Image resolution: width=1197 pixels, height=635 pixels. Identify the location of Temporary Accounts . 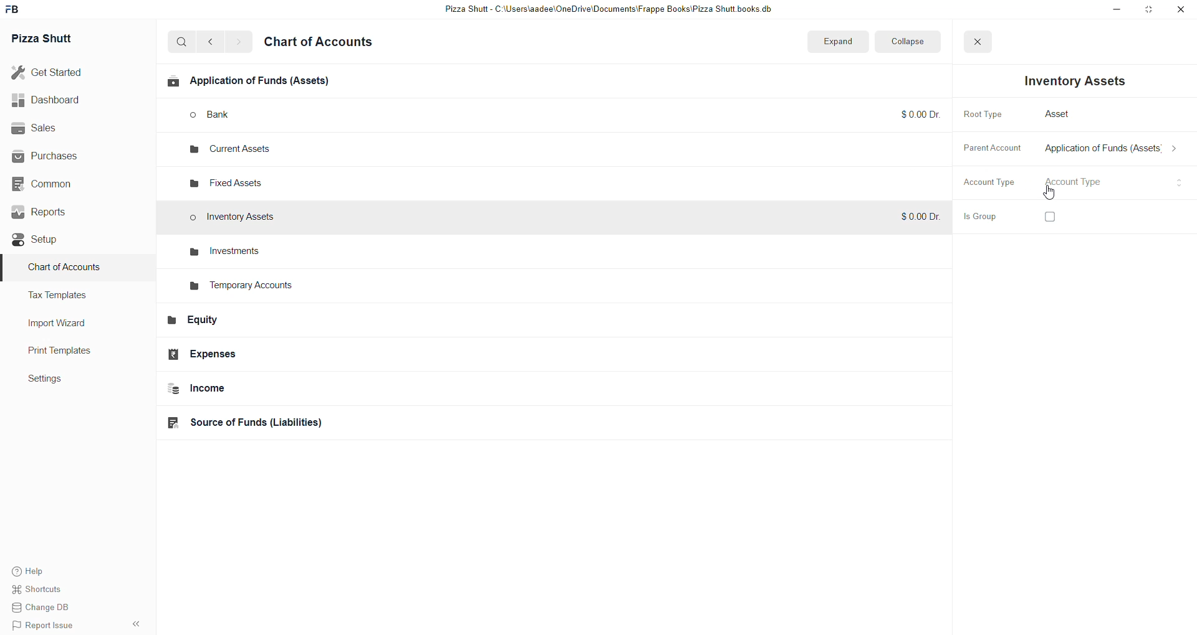
(245, 288).